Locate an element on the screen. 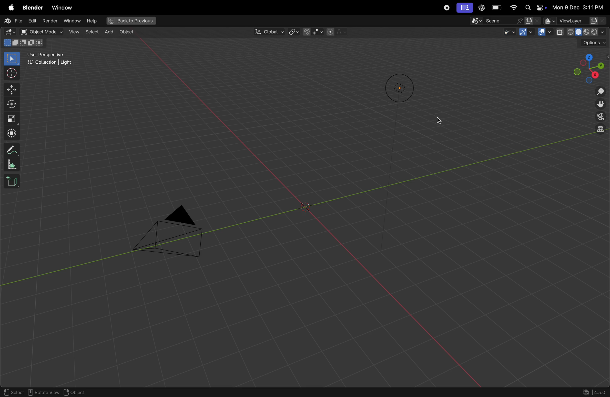  Window is located at coordinates (64, 8).